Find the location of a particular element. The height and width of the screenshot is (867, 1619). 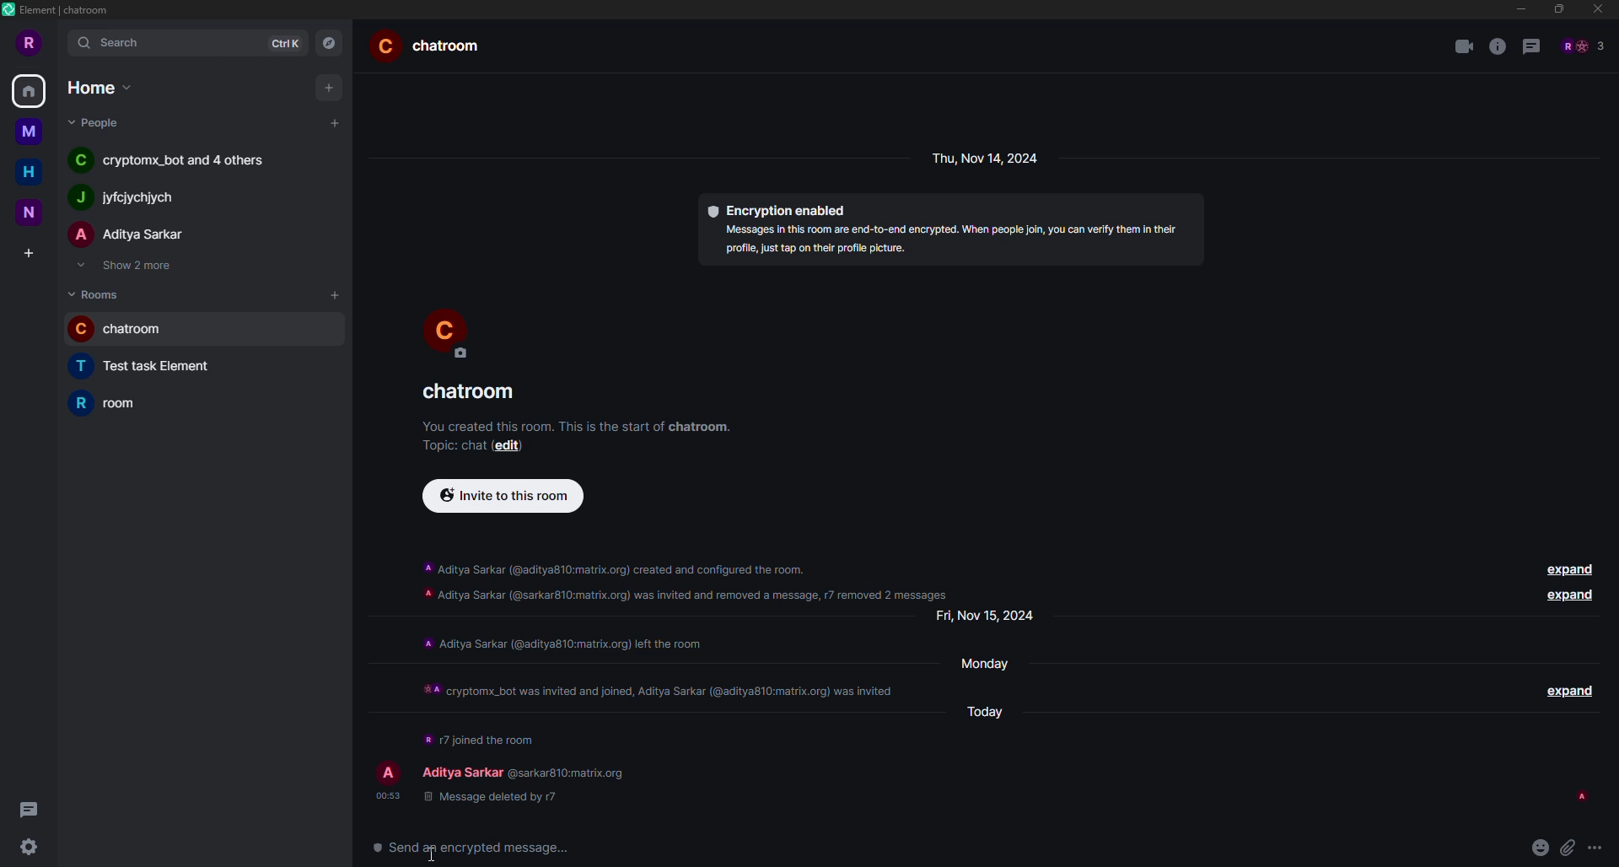

expand is located at coordinates (1567, 568).